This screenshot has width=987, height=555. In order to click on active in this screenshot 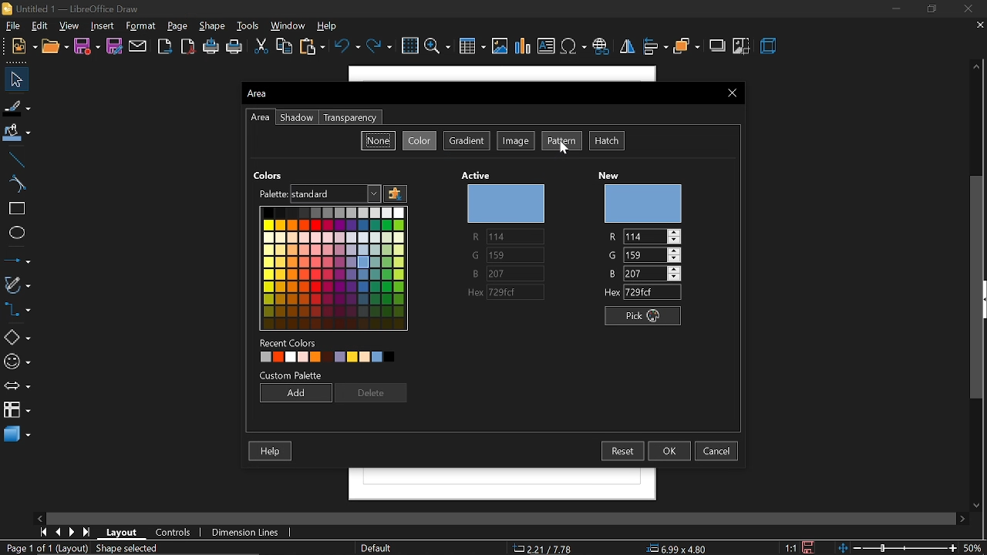, I will do `click(477, 173)`.